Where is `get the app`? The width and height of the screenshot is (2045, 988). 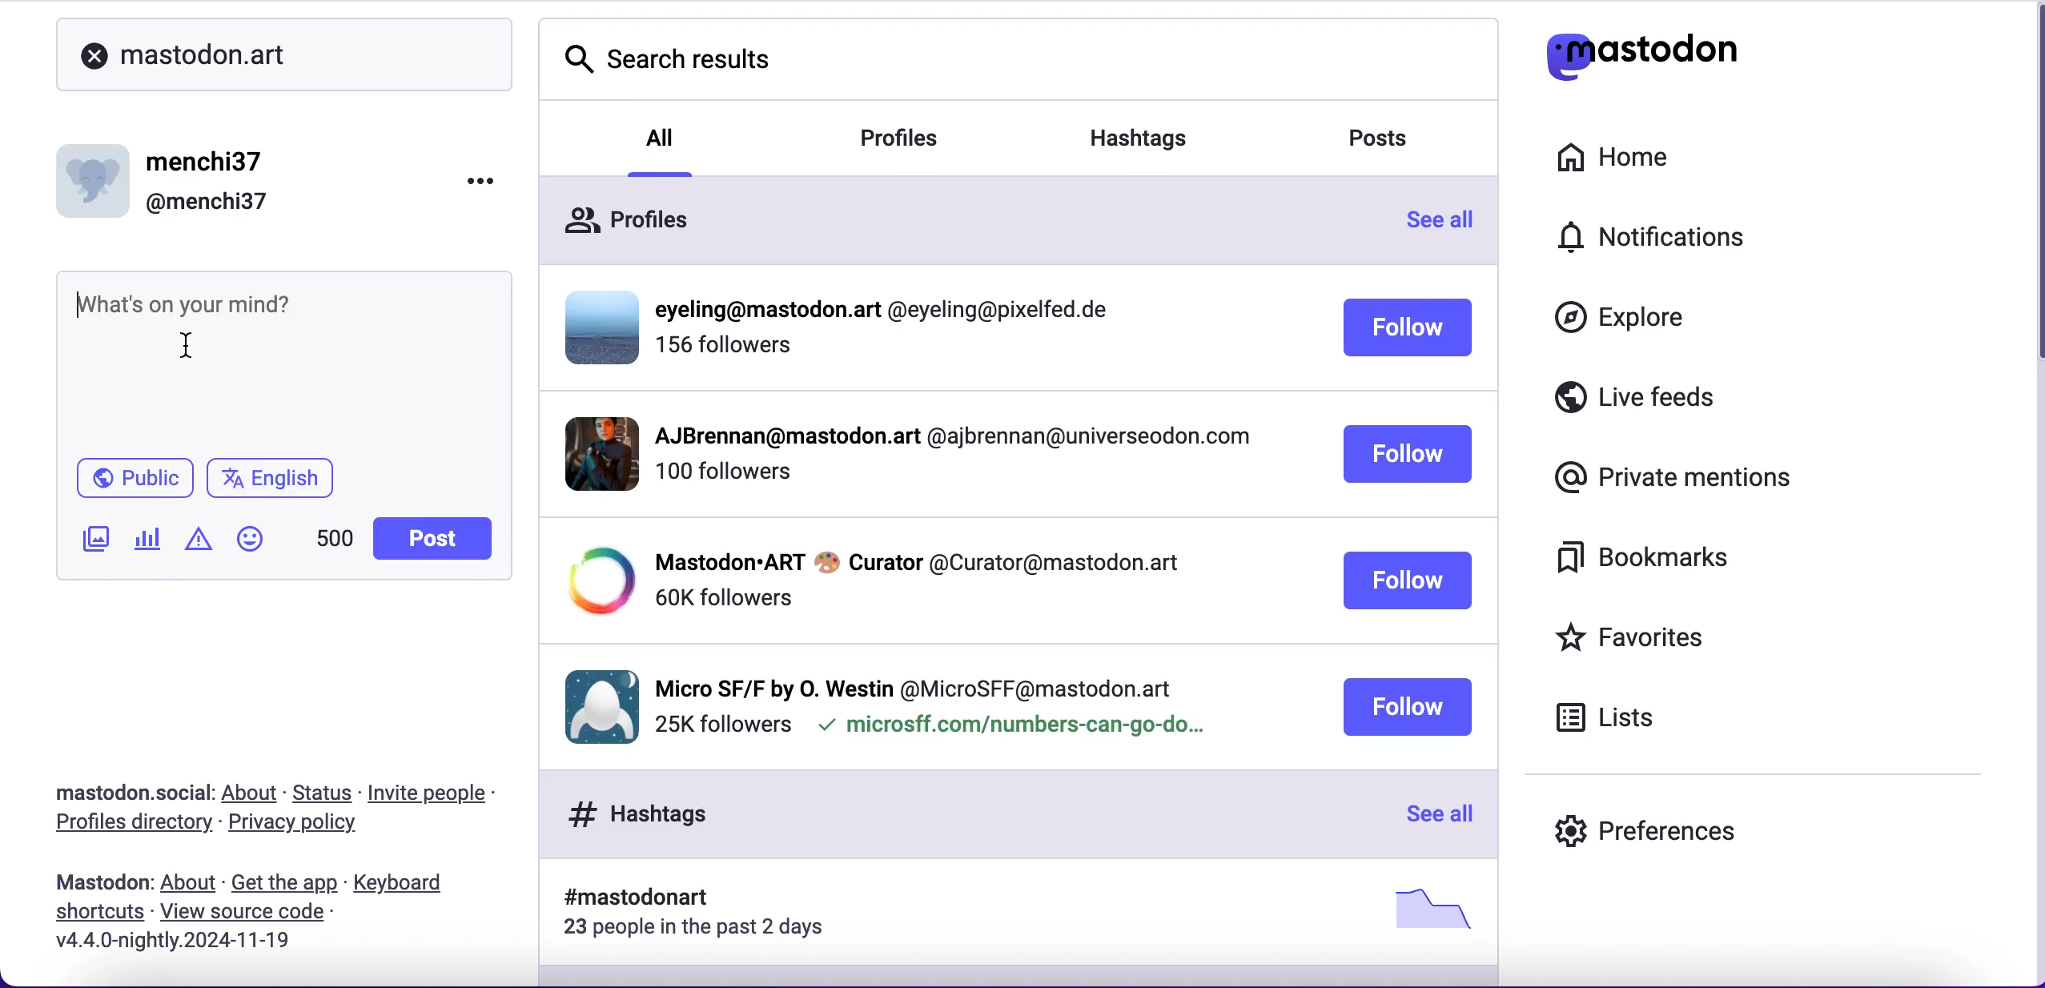 get the app is located at coordinates (283, 883).